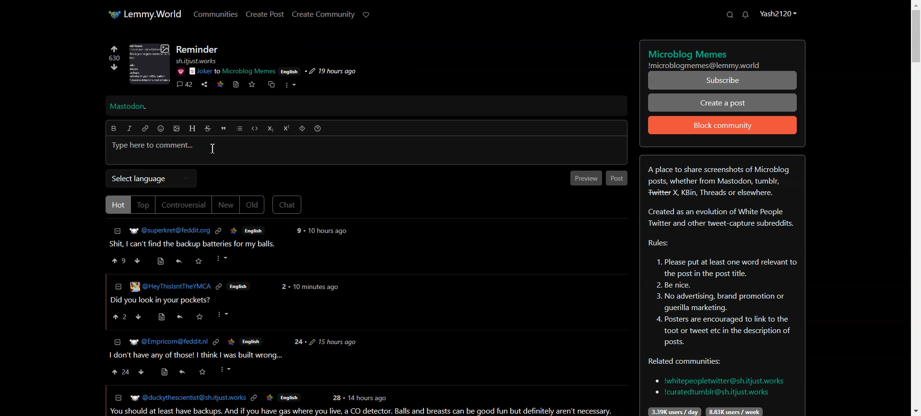 Image resolution: width=921 pixels, height=416 pixels. What do you see at coordinates (202, 372) in the screenshot?
I see `` at bounding box center [202, 372].